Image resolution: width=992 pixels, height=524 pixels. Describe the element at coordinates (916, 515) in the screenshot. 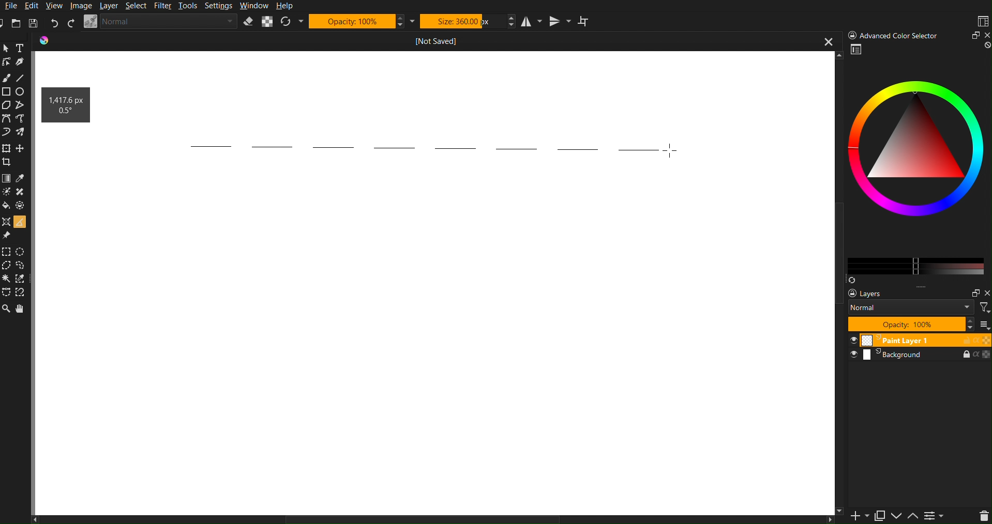

I see `Up` at that location.